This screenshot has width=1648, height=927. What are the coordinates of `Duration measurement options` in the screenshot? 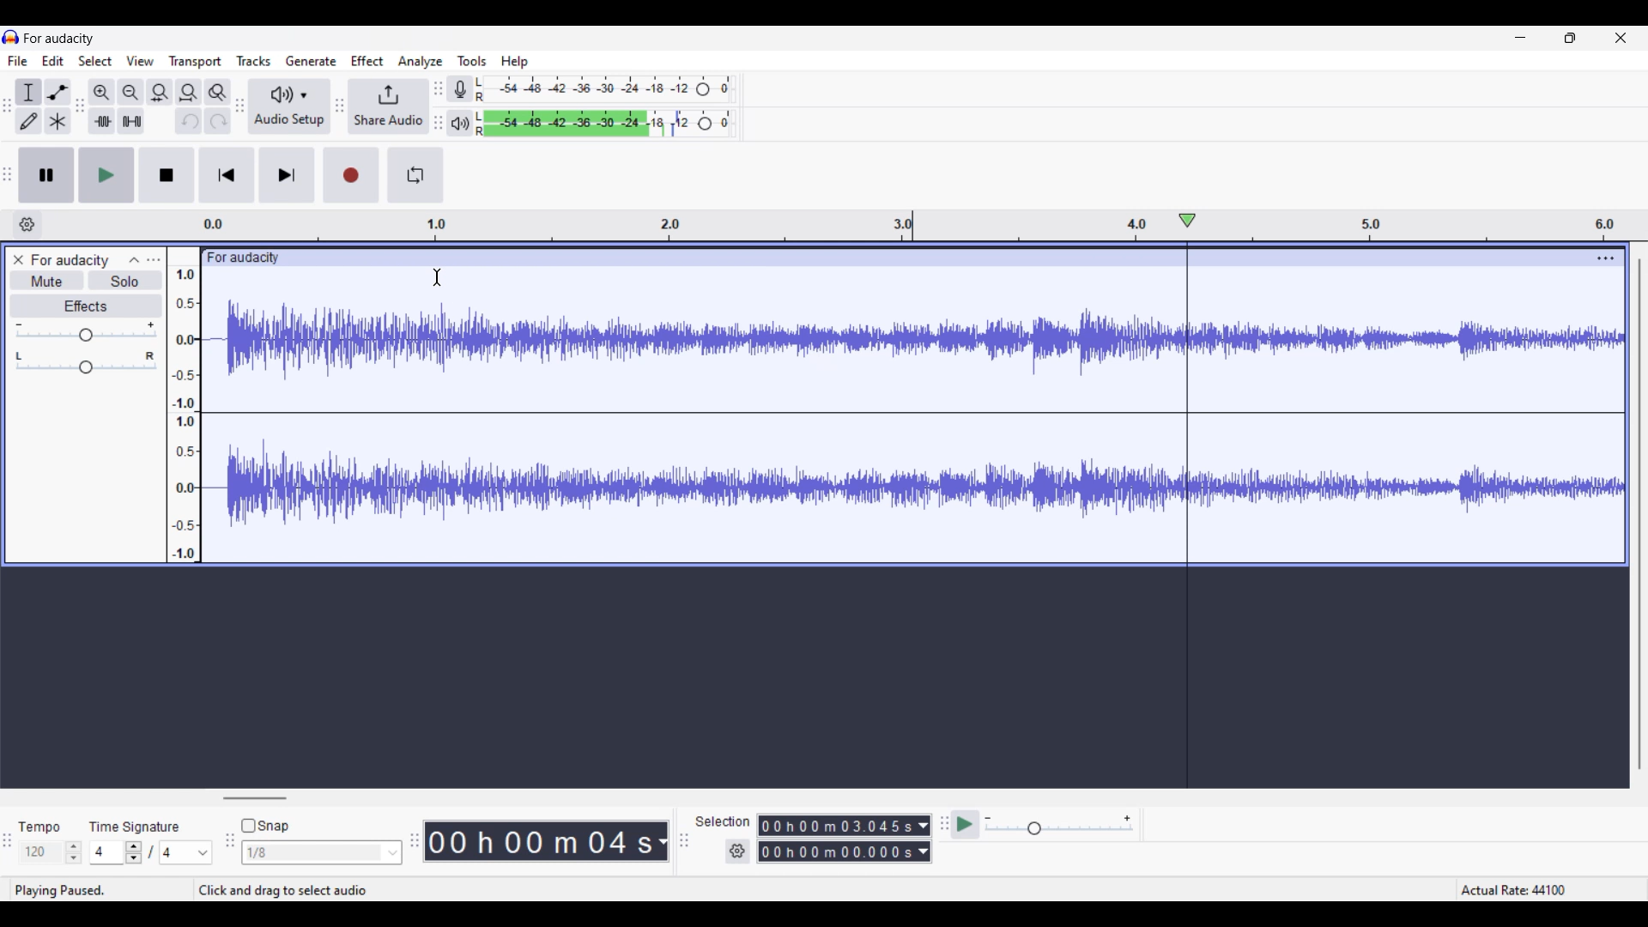 It's located at (924, 839).